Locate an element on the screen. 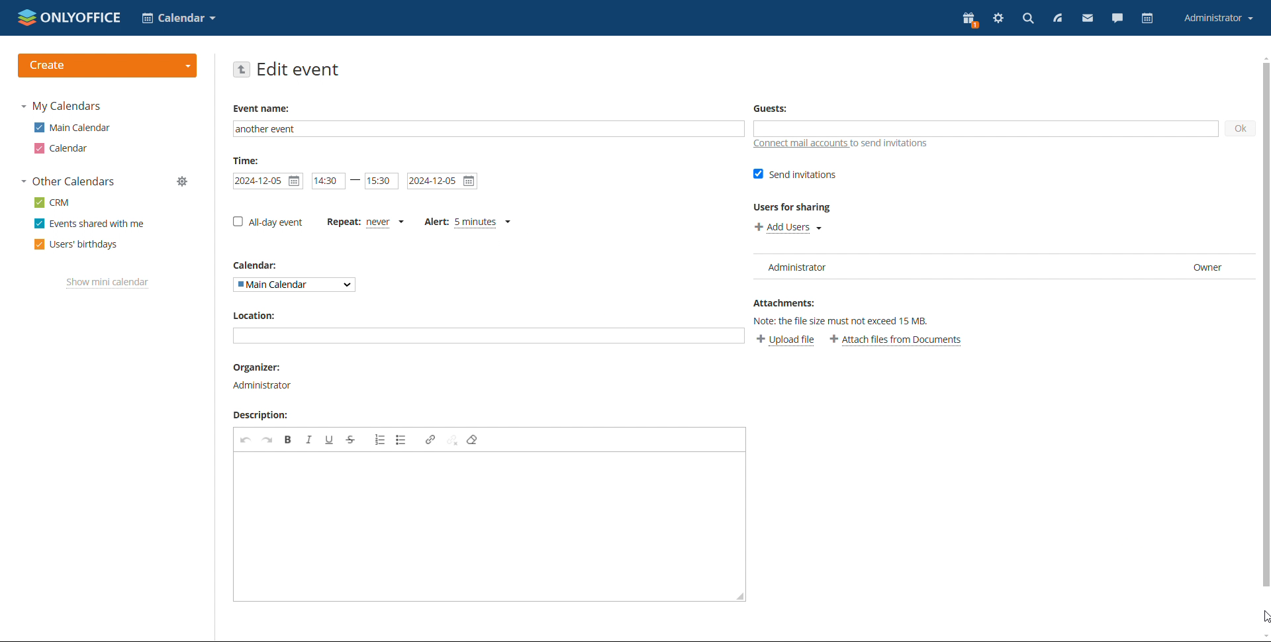 Image resolution: width=1271 pixels, height=642 pixels. undo is located at coordinates (246, 440).